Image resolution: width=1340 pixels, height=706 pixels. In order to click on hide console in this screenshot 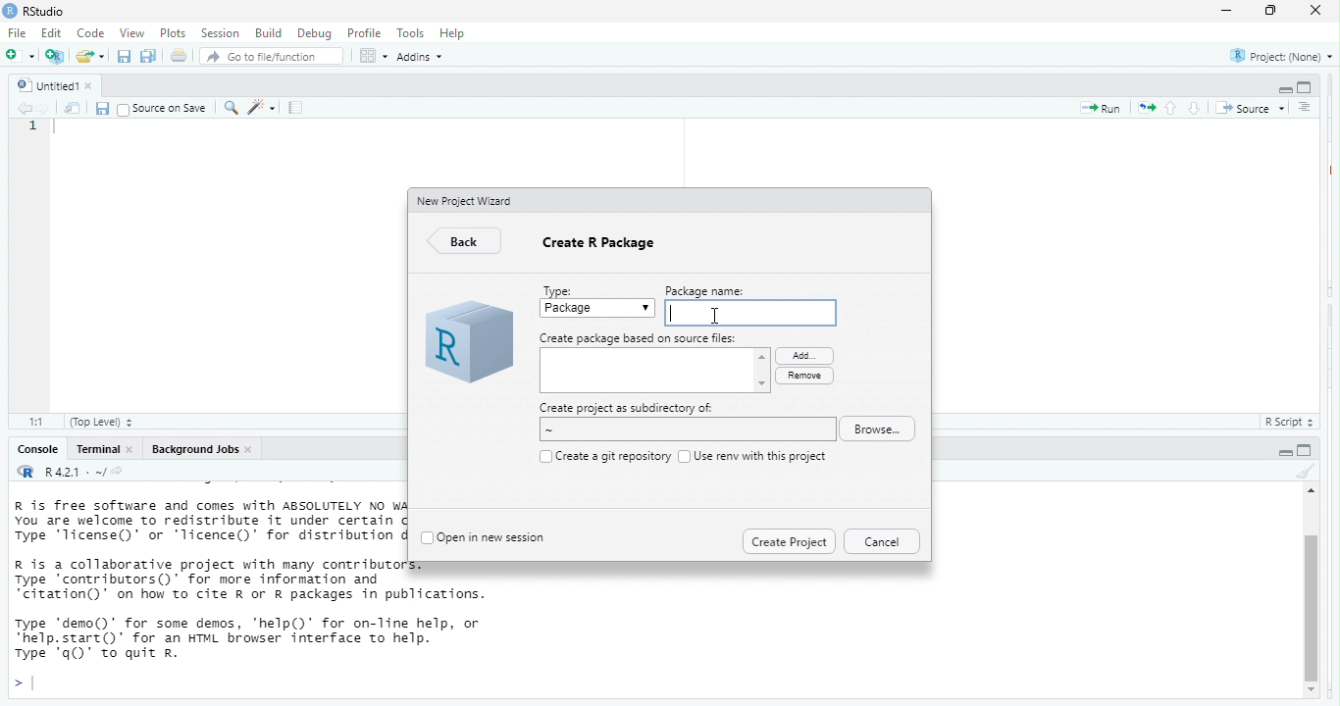, I will do `click(1307, 450)`.